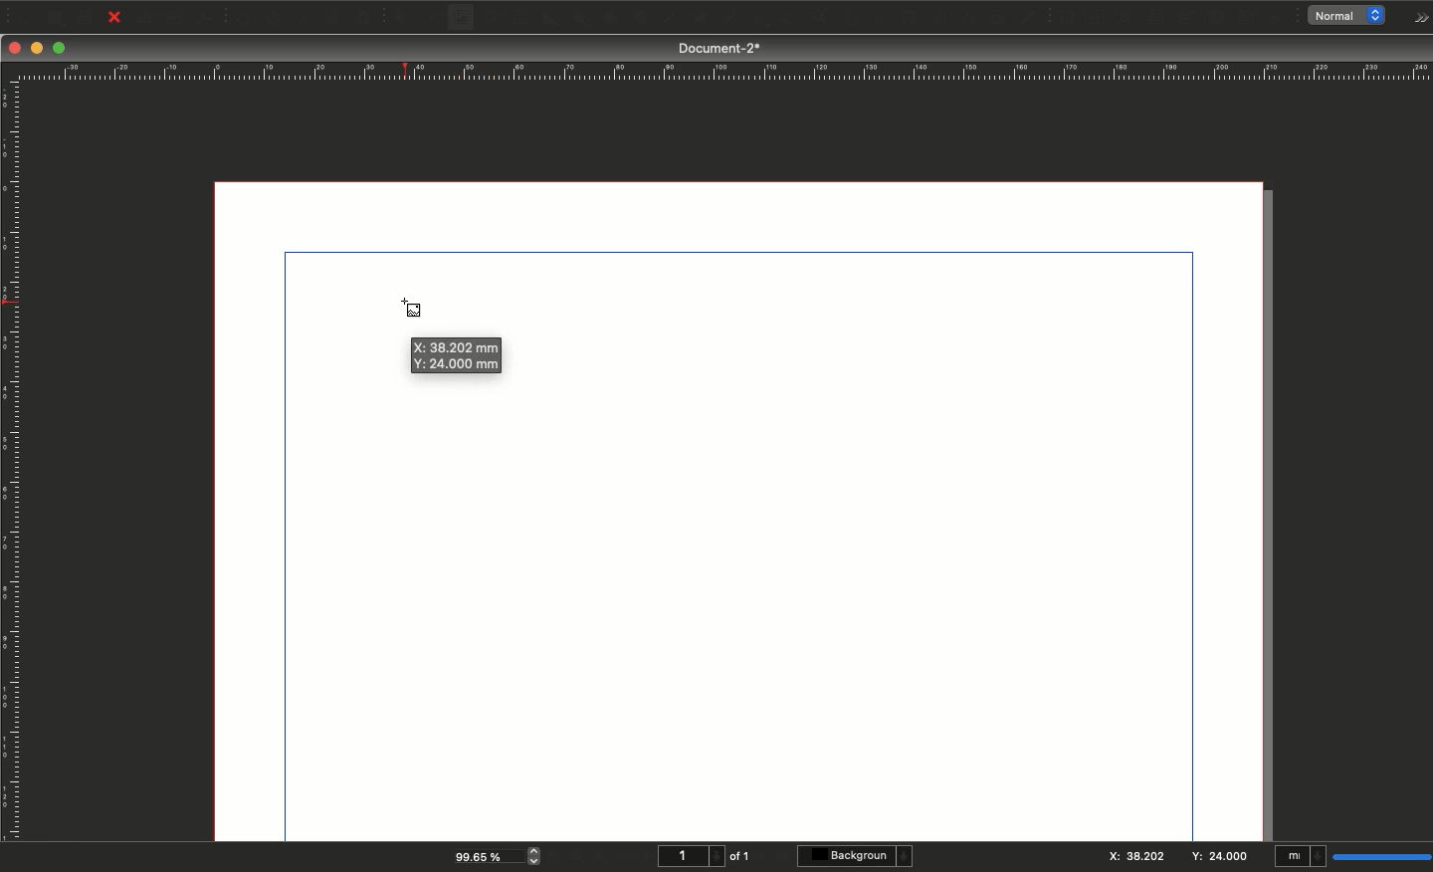  What do you see at coordinates (1097, 18) in the screenshot?
I see `PDF check box` at bounding box center [1097, 18].